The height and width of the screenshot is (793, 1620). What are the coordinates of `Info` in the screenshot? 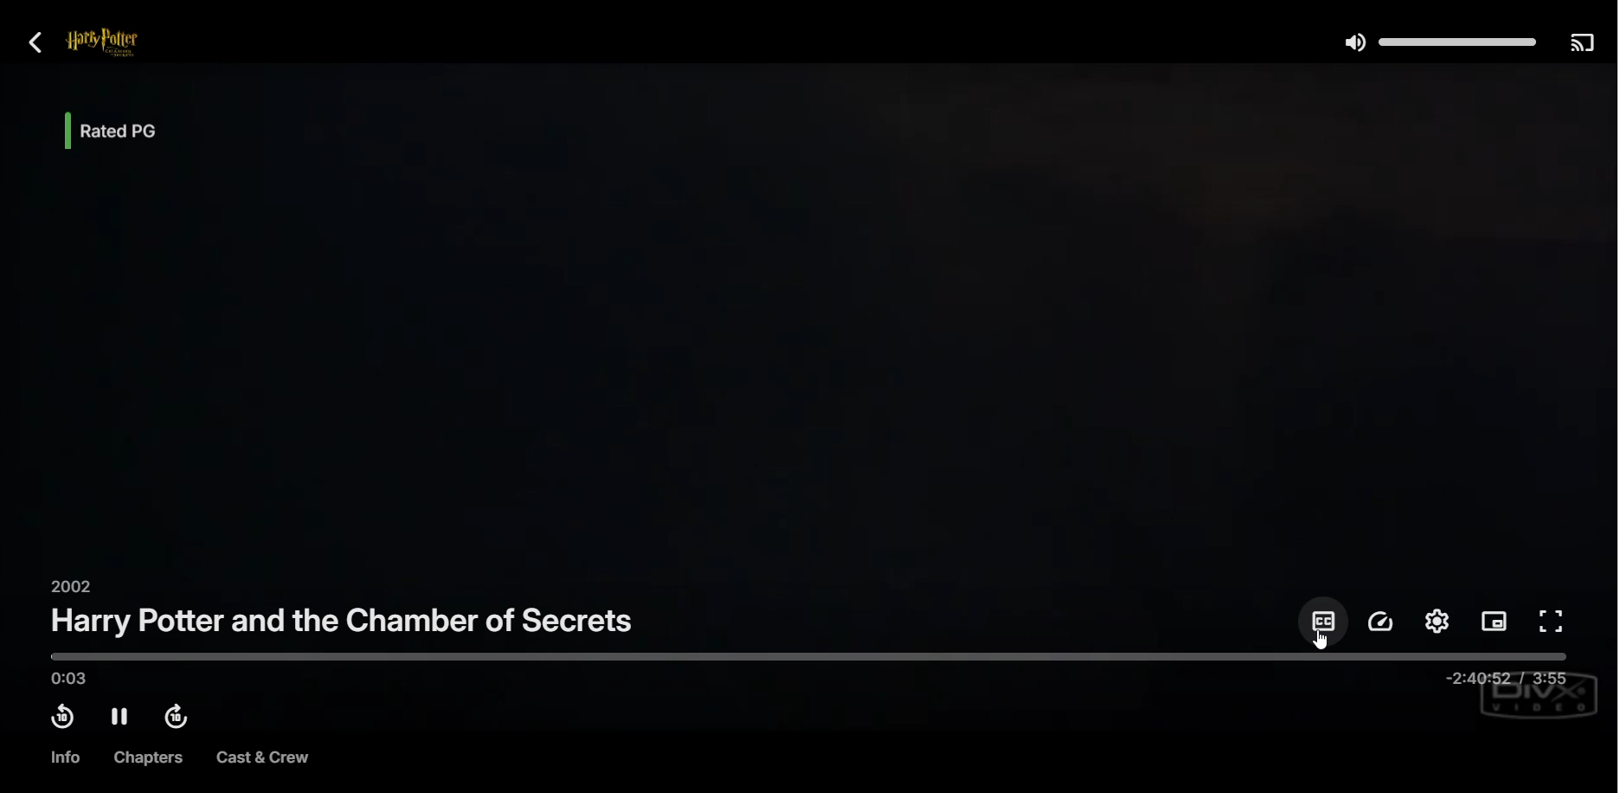 It's located at (63, 758).